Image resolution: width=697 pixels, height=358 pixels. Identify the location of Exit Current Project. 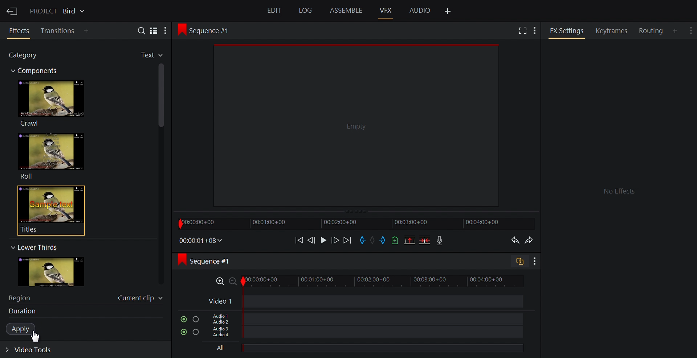
(13, 10).